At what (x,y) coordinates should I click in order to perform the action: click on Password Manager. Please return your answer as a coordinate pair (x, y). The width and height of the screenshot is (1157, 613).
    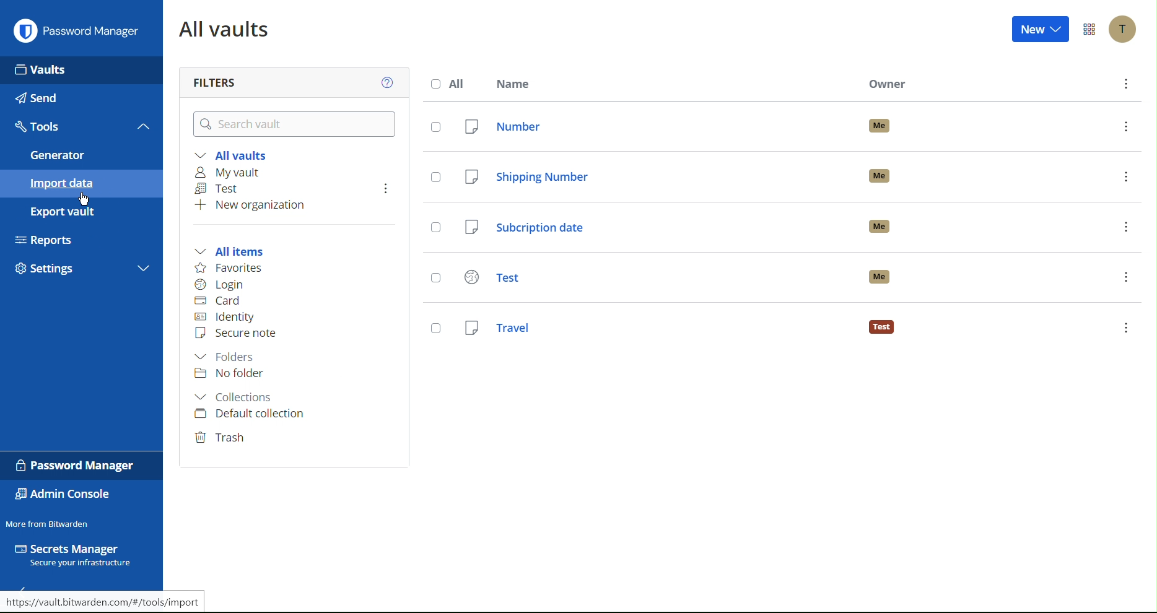
    Looking at the image, I should click on (76, 30).